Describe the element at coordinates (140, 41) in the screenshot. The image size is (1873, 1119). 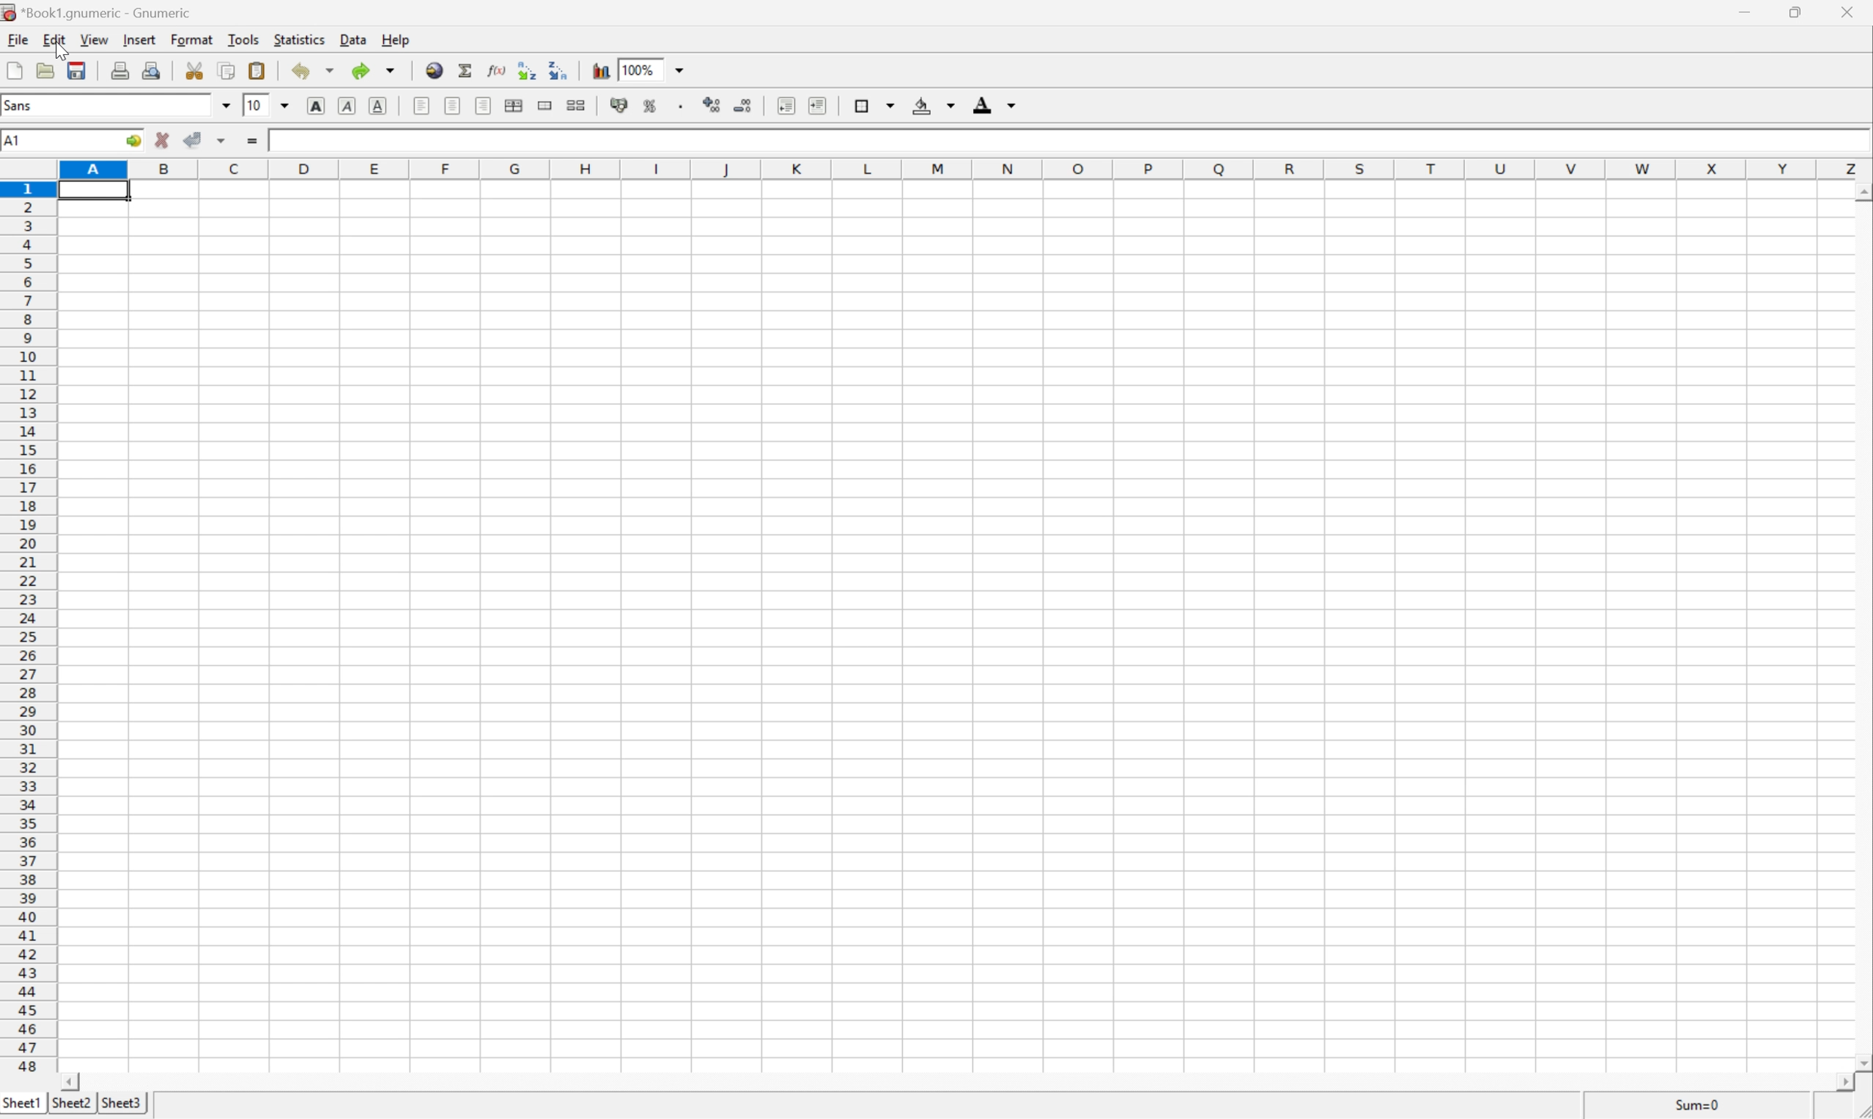
I see `insert` at that location.